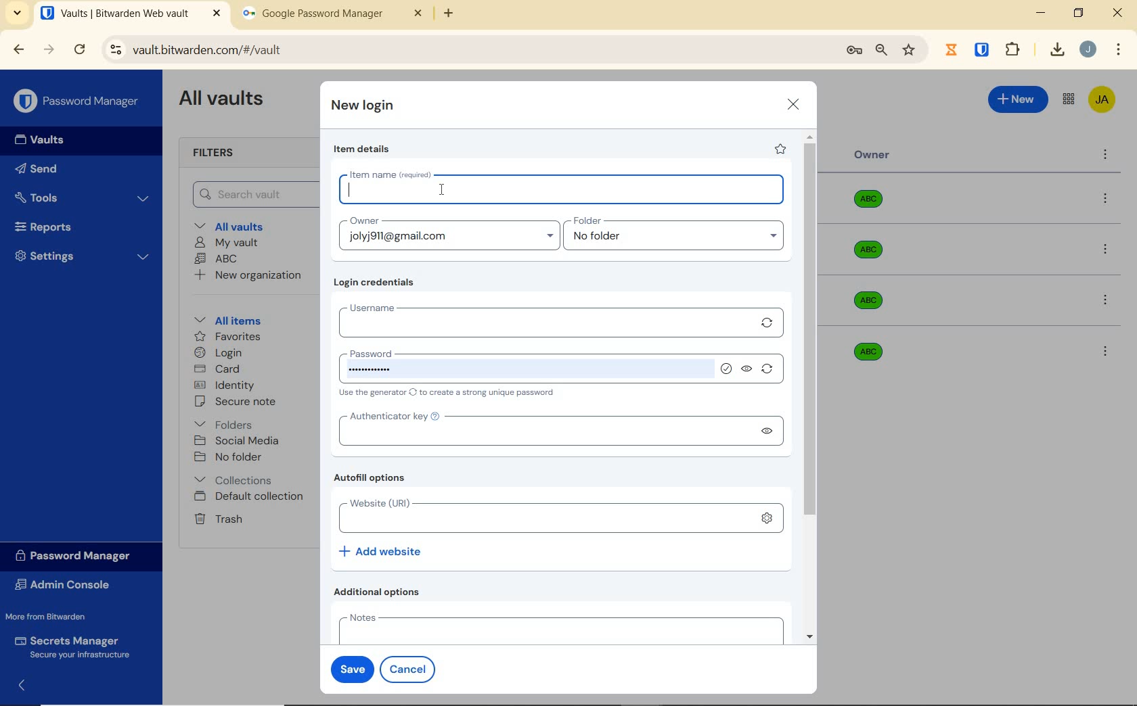  What do you see at coordinates (225, 385) in the screenshot?
I see `identity` at bounding box center [225, 385].